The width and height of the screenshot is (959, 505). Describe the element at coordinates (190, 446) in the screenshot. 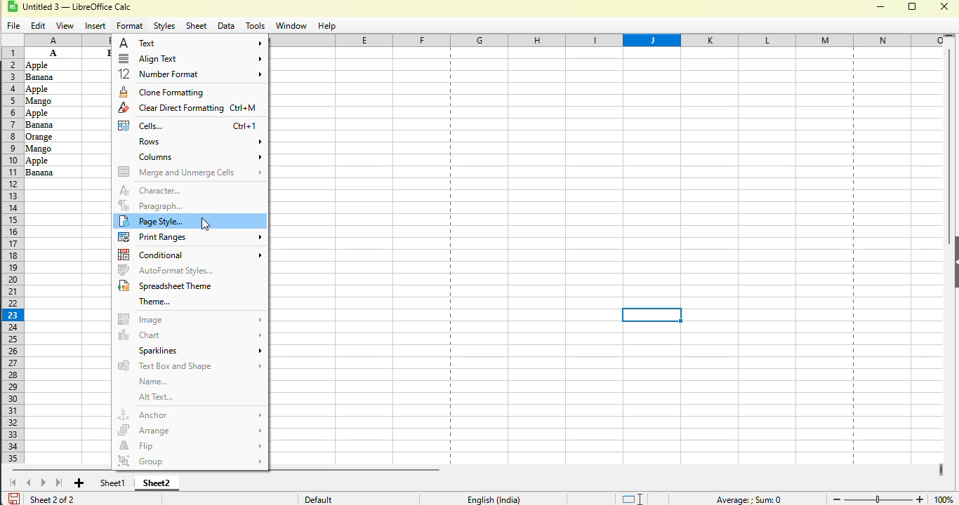

I see `flip` at that location.